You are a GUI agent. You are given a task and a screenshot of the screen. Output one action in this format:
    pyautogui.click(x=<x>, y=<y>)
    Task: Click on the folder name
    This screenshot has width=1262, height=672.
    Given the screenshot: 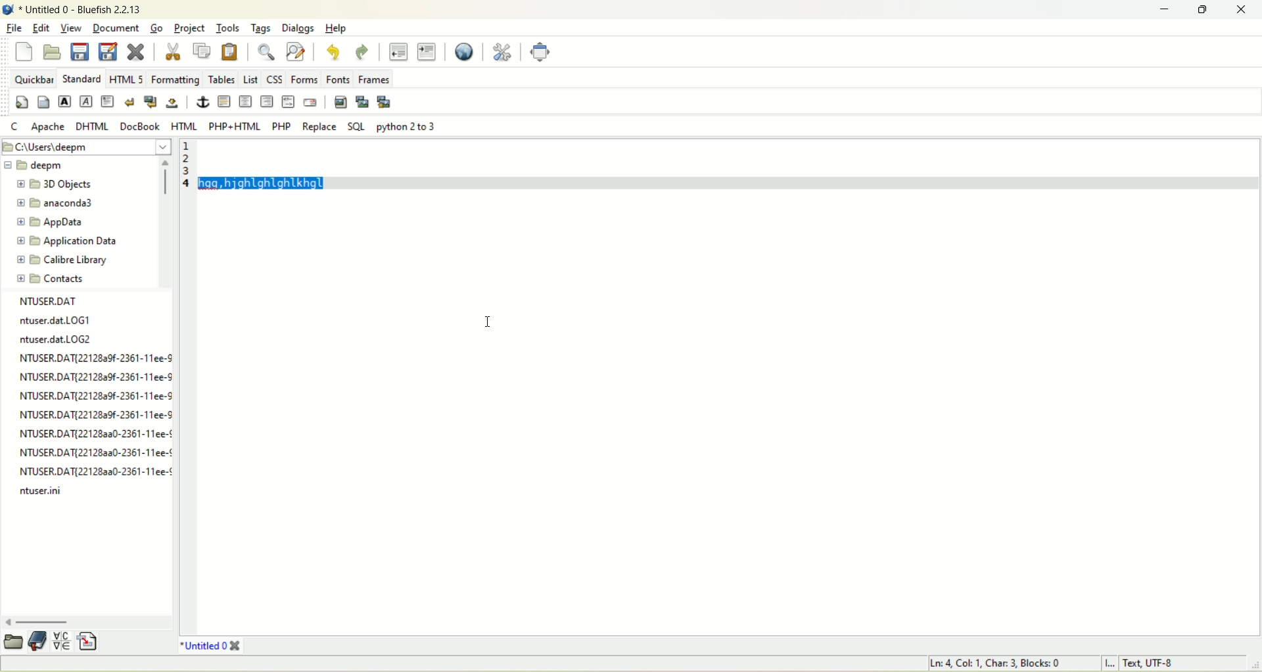 What is the action you would take?
    pyautogui.click(x=72, y=259)
    